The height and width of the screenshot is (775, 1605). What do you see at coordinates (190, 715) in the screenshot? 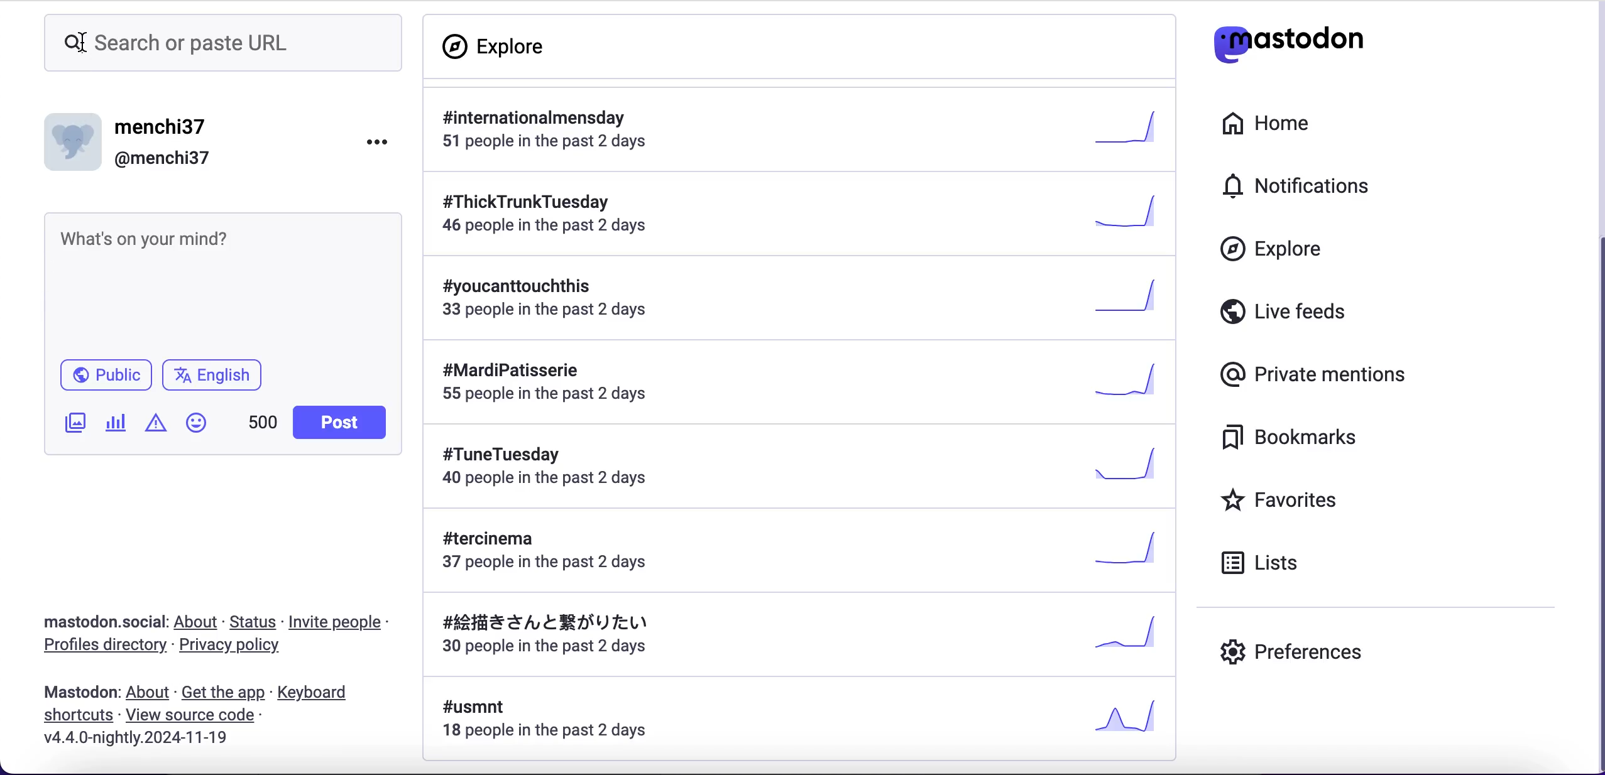
I see `view source code` at bounding box center [190, 715].